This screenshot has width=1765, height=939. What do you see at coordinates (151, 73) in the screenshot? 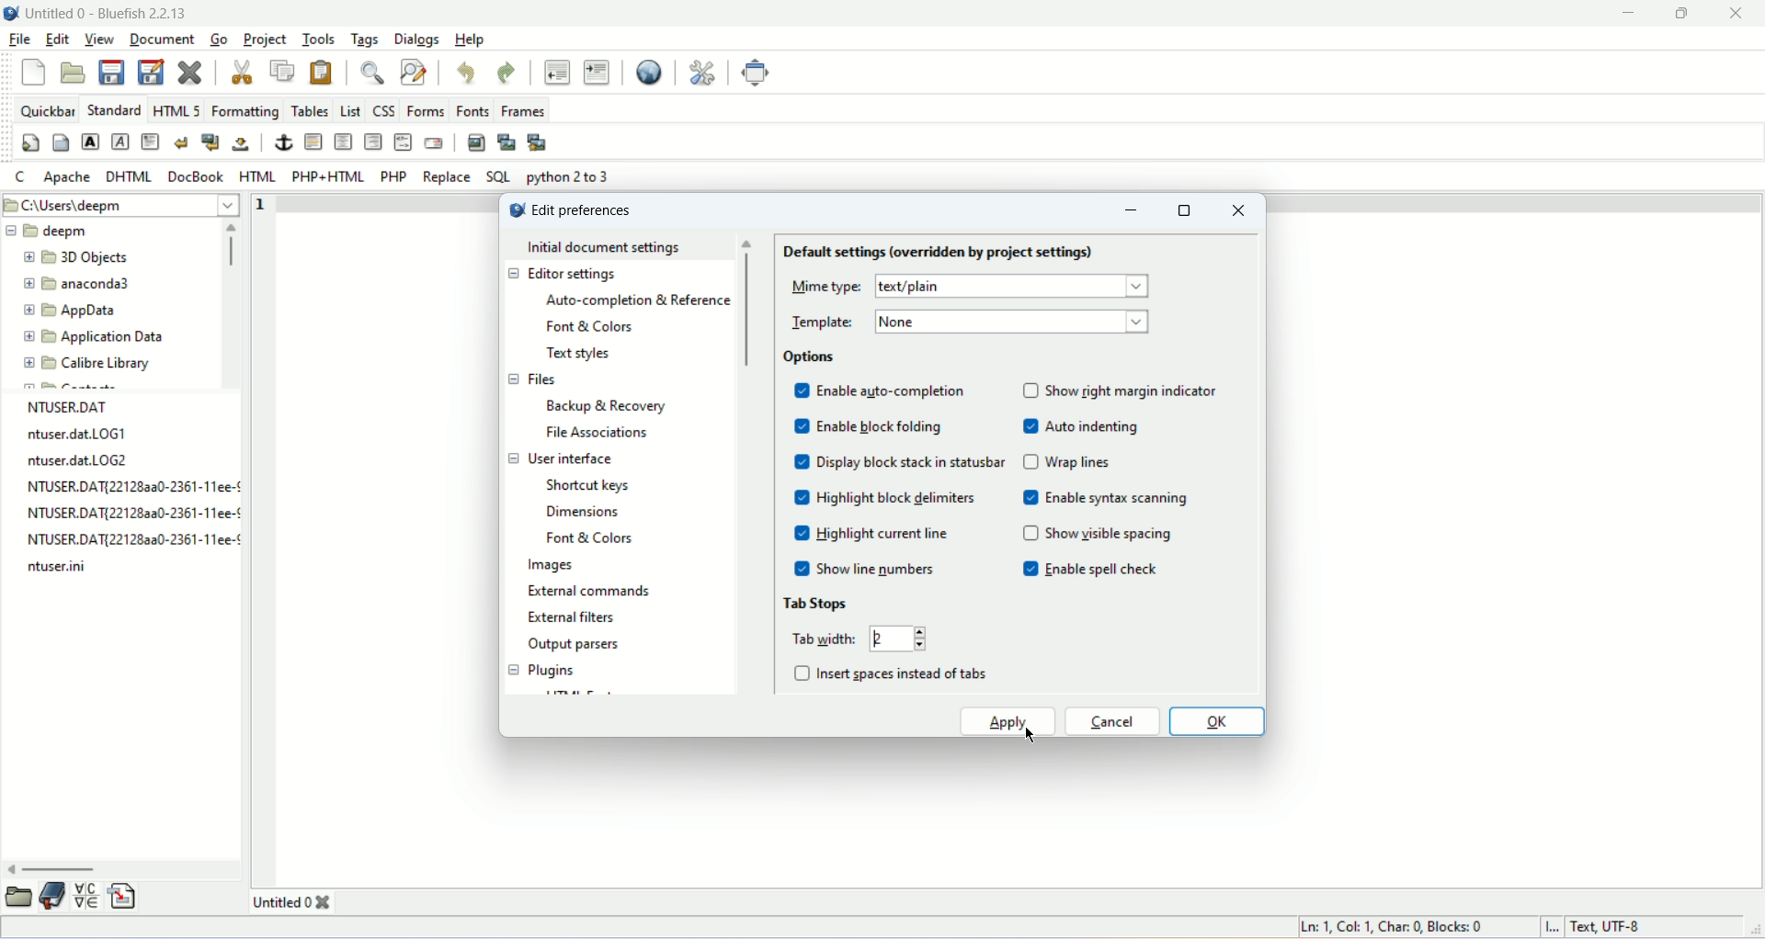
I see `save as` at bounding box center [151, 73].